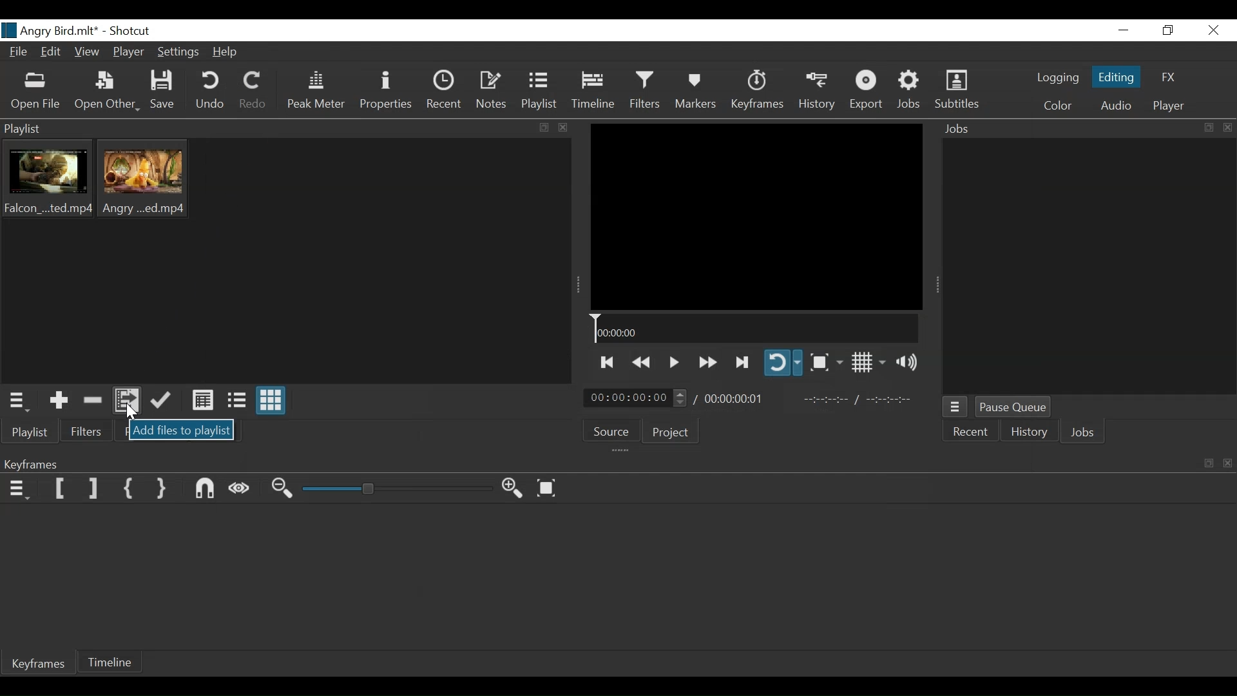 This screenshot has height=696, width=1237. I want to click on Peak Meter, so click(316, 92).